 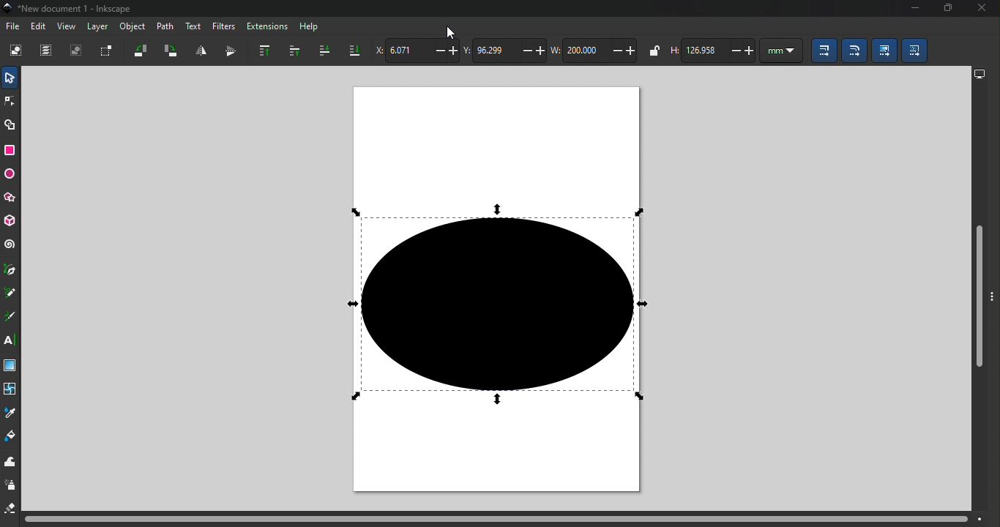 I want to click on Vertical scroll bar, so click(x=977, y=297).